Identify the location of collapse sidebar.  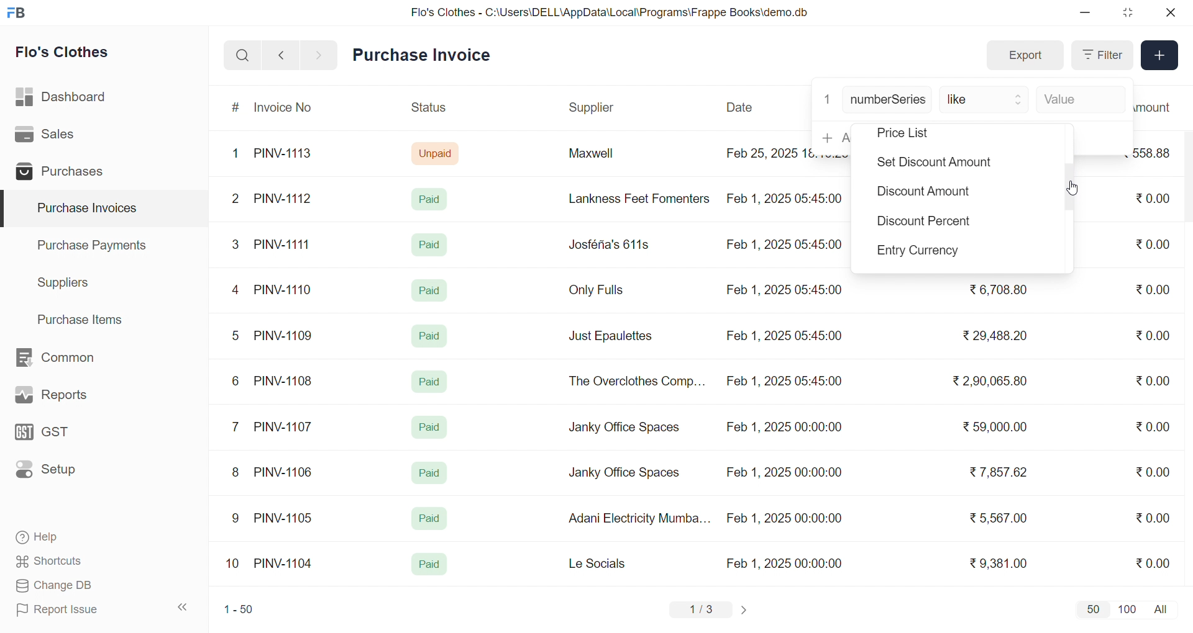
(183, 608).